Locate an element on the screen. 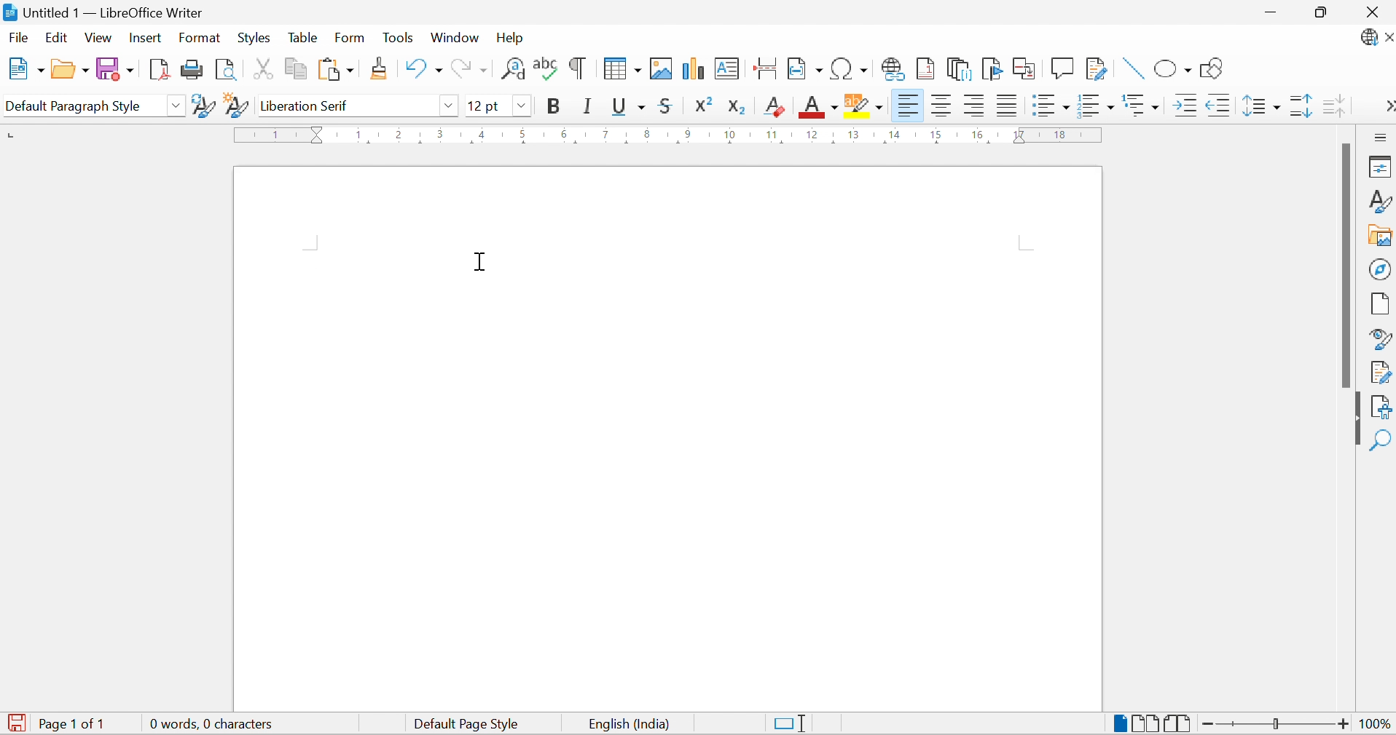  12 is located at coordinates (813, 135).